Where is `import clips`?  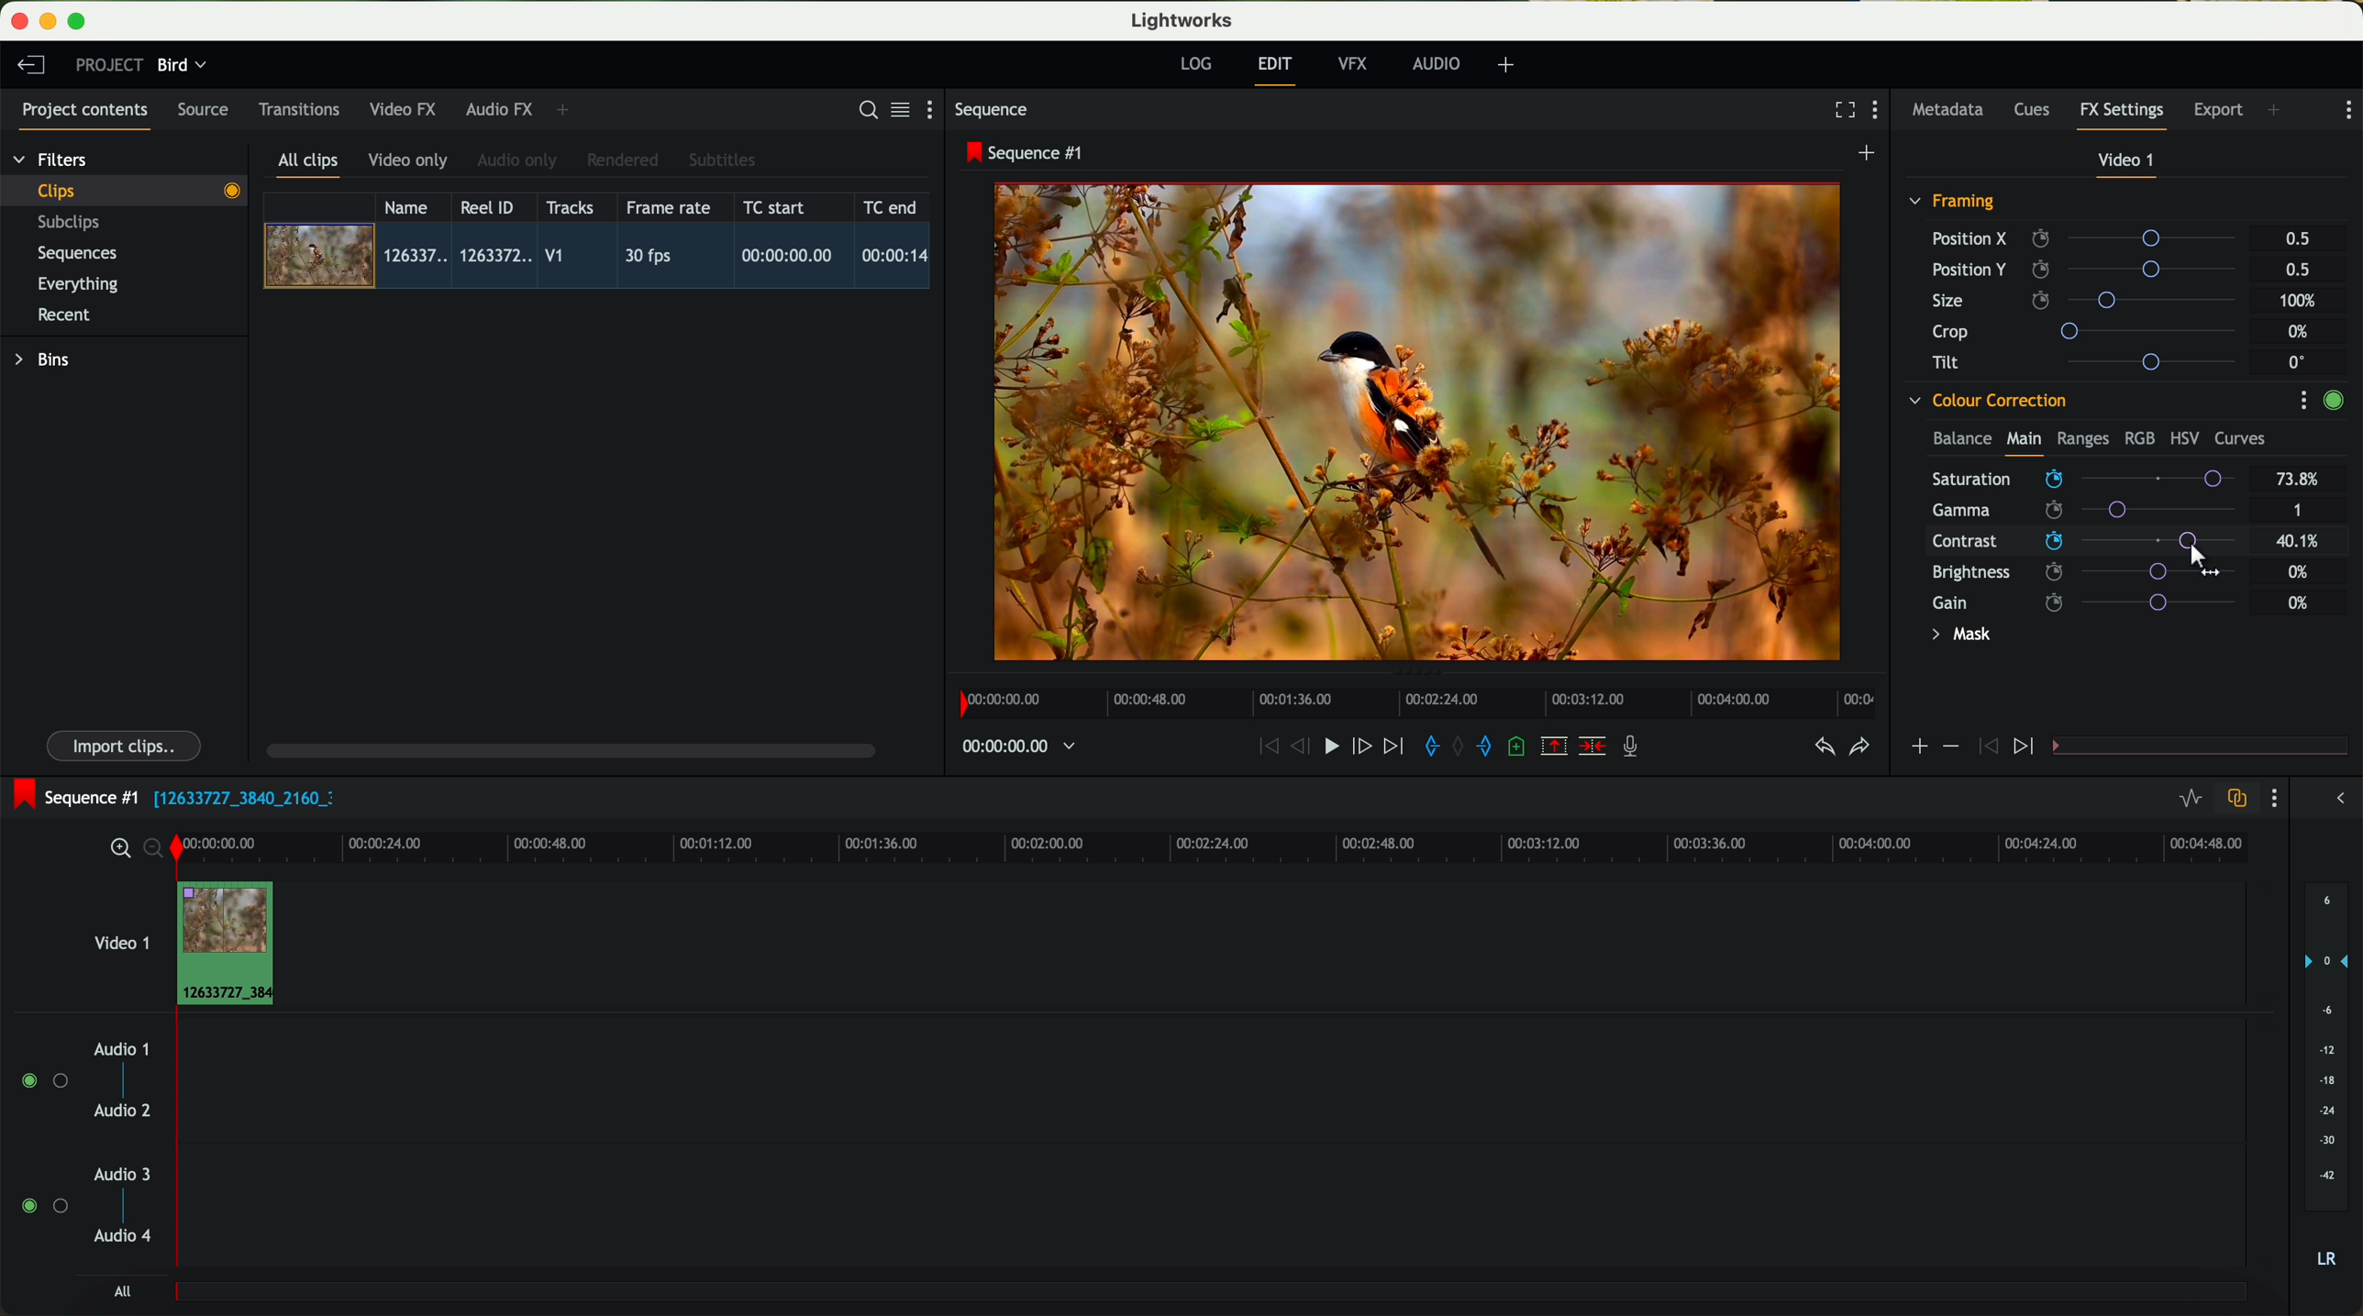 import clips is located at coordinates (127, 745).